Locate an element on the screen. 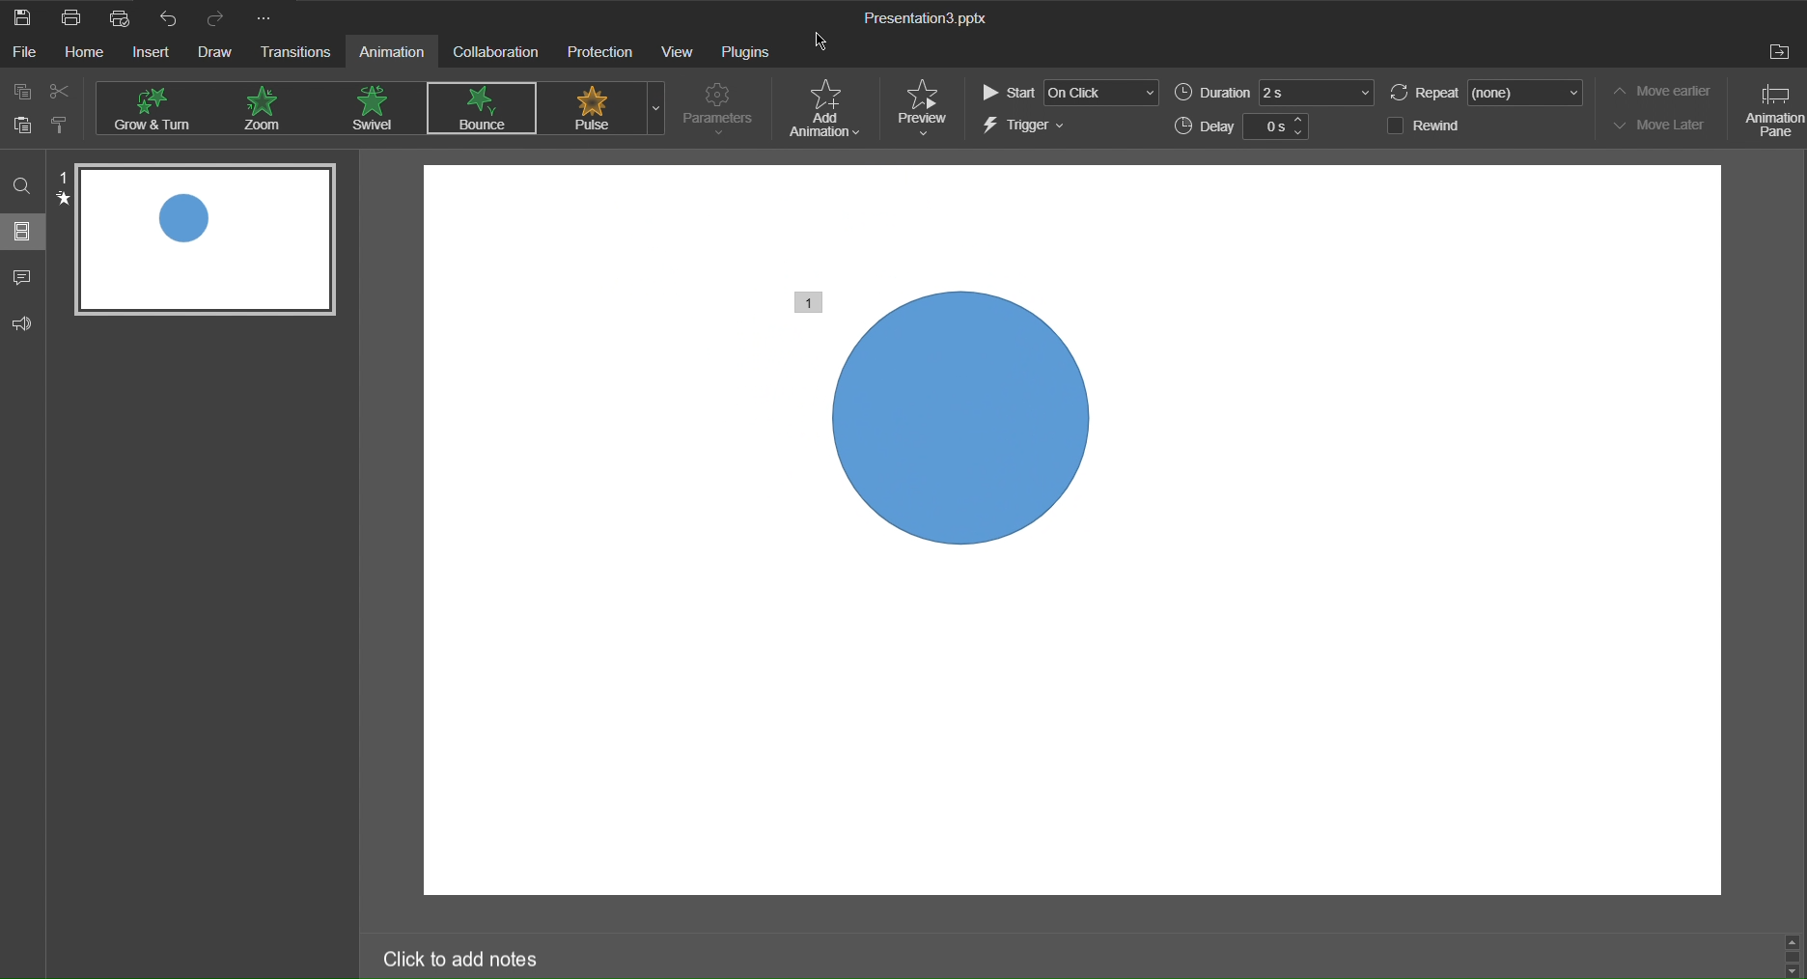 This screenshot has width=1807, height=979. View is located at coordinates (679, 53).